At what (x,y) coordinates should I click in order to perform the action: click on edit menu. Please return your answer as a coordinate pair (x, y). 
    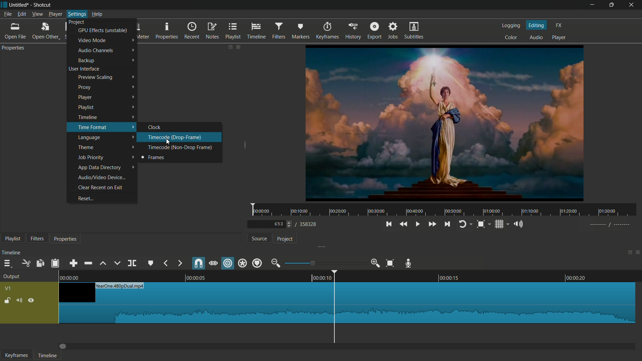
    Looking at the image, I should click on (22, 14).